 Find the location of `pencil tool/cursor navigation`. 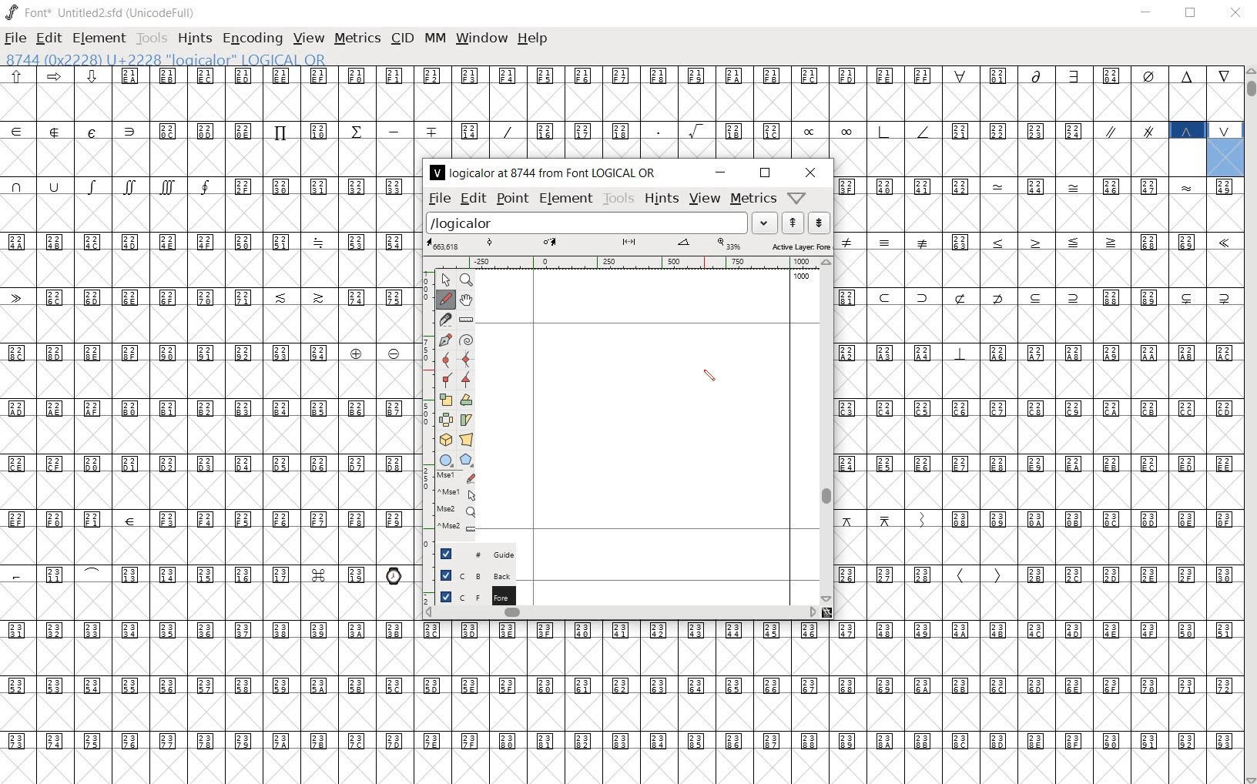

pencil tool/cursor navigation is located at coordinates (710, 378).